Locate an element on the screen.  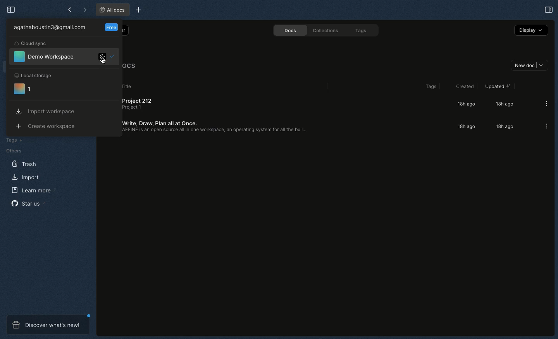
Docs is located at coordinates (289, 31).